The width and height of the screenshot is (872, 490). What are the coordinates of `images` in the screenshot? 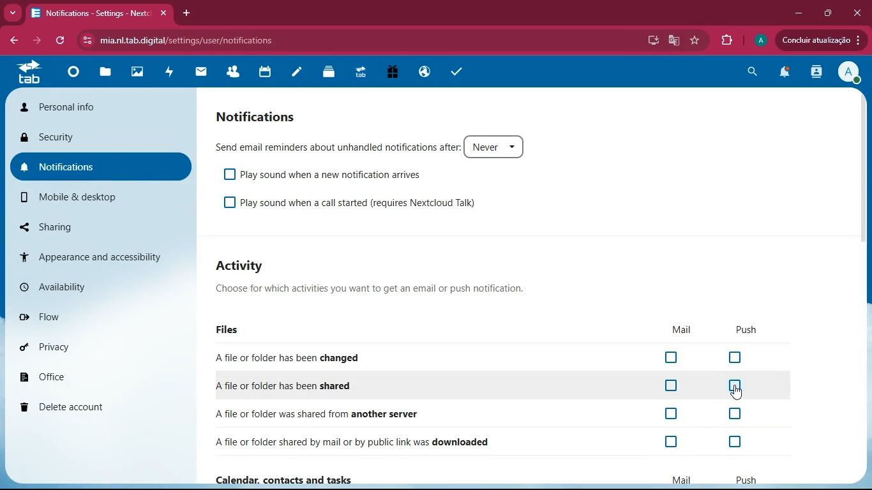 It's located at (134, 73).